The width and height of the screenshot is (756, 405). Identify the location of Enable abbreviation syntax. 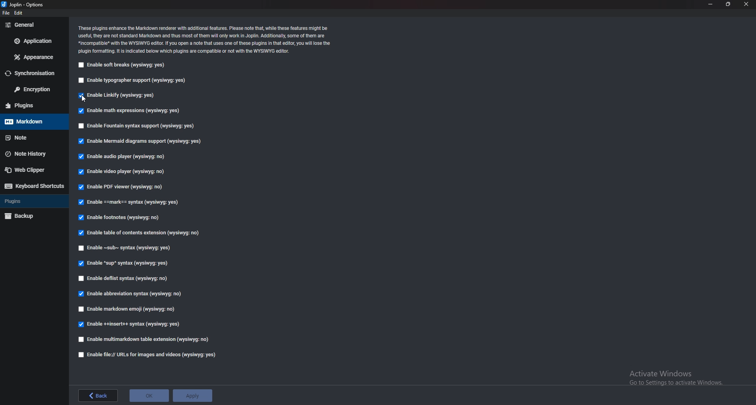
(132, 294).